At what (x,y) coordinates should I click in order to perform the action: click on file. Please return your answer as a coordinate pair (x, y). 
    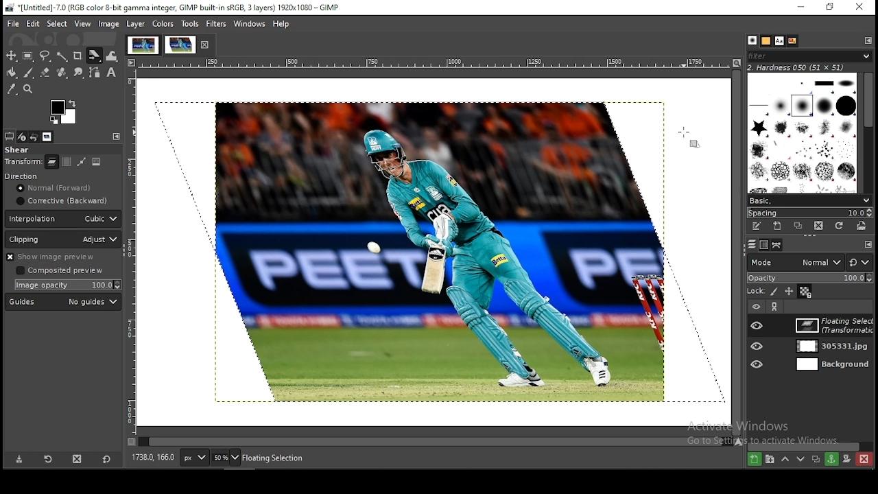
    Looking at the image, I should click on (14, 23).